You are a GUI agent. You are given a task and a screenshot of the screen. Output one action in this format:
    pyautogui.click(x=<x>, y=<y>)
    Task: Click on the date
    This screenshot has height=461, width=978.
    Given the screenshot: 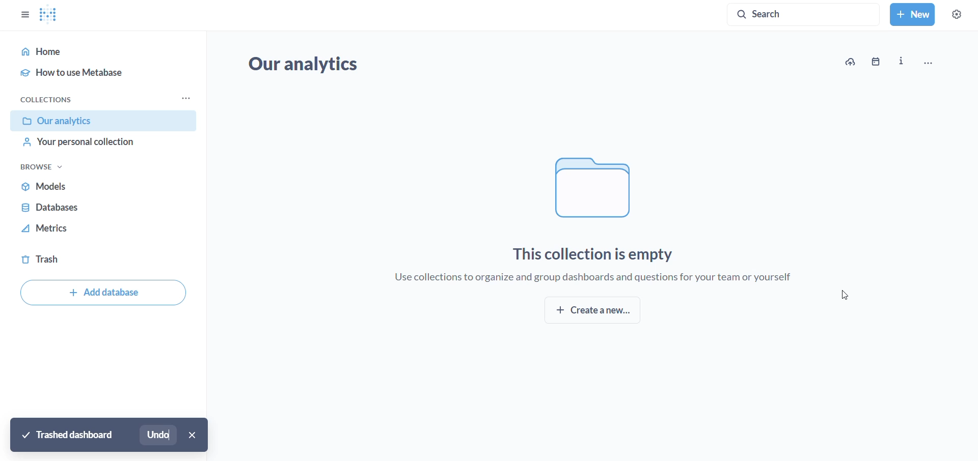 What is the action you would take?
    pyautogui.click(x=878, y=62)
    